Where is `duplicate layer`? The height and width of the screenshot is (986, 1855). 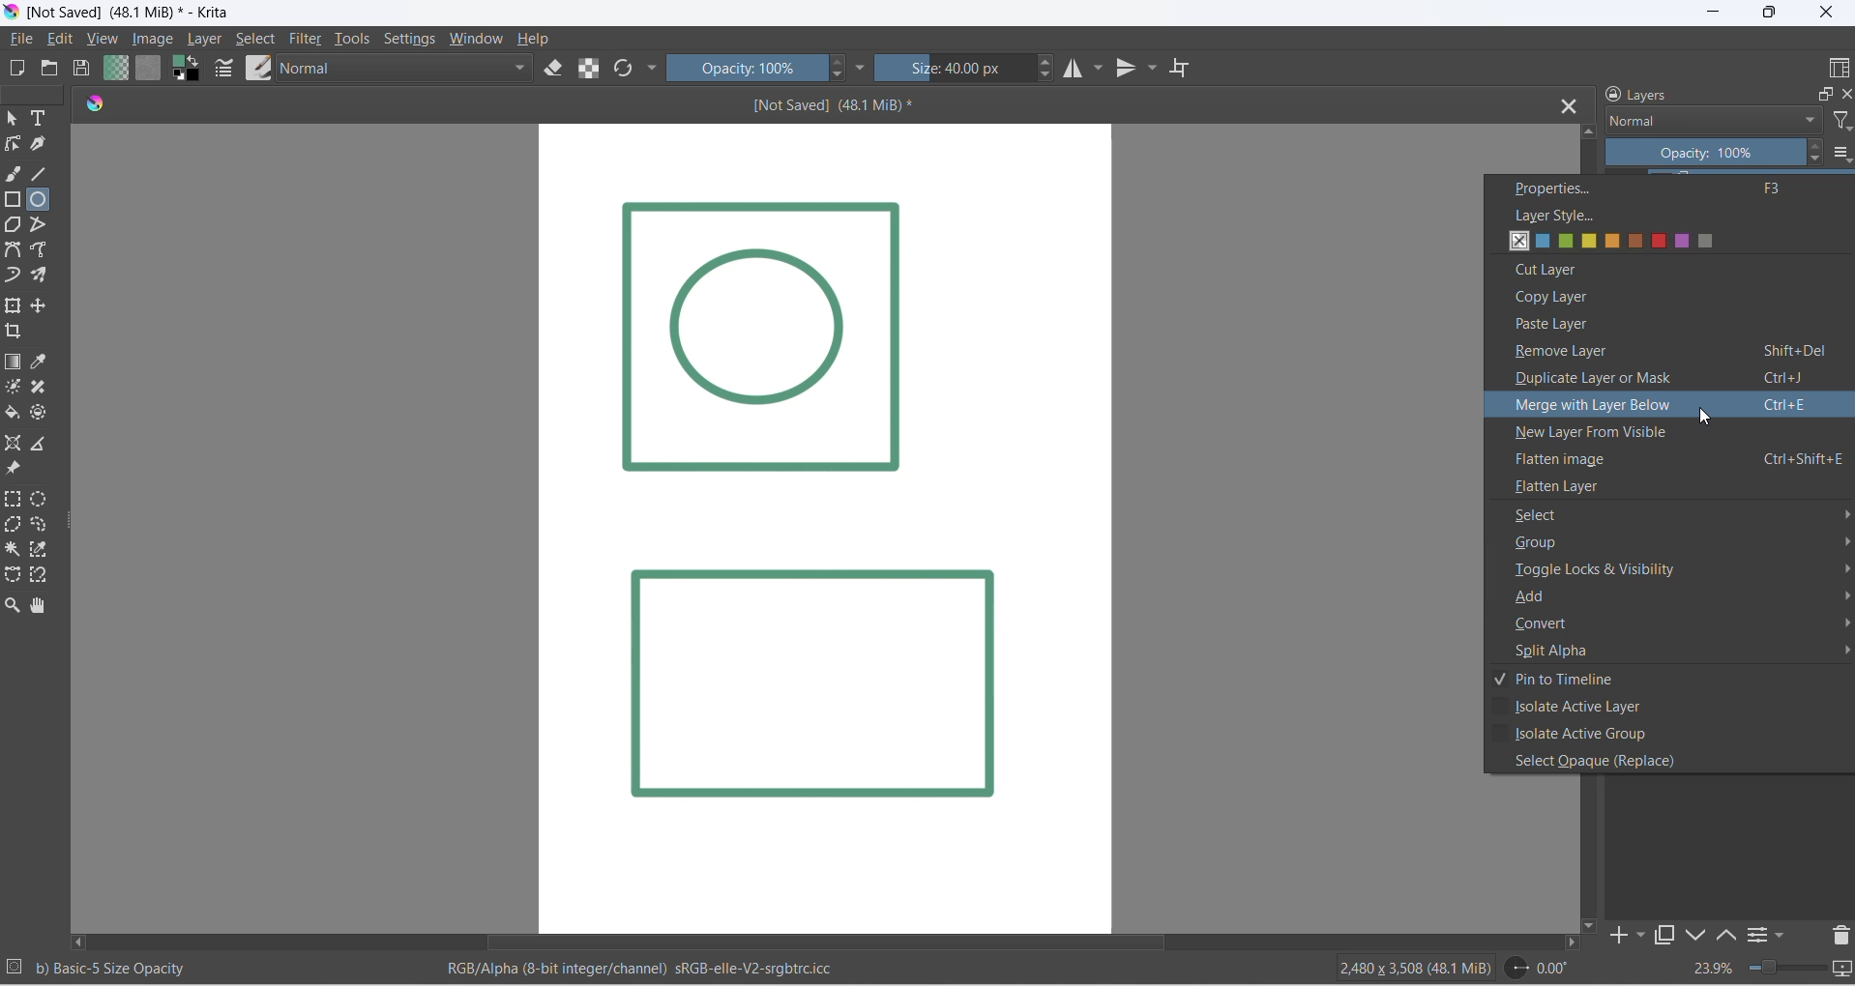
duplicate layer is located at coordinates (1658, 376).